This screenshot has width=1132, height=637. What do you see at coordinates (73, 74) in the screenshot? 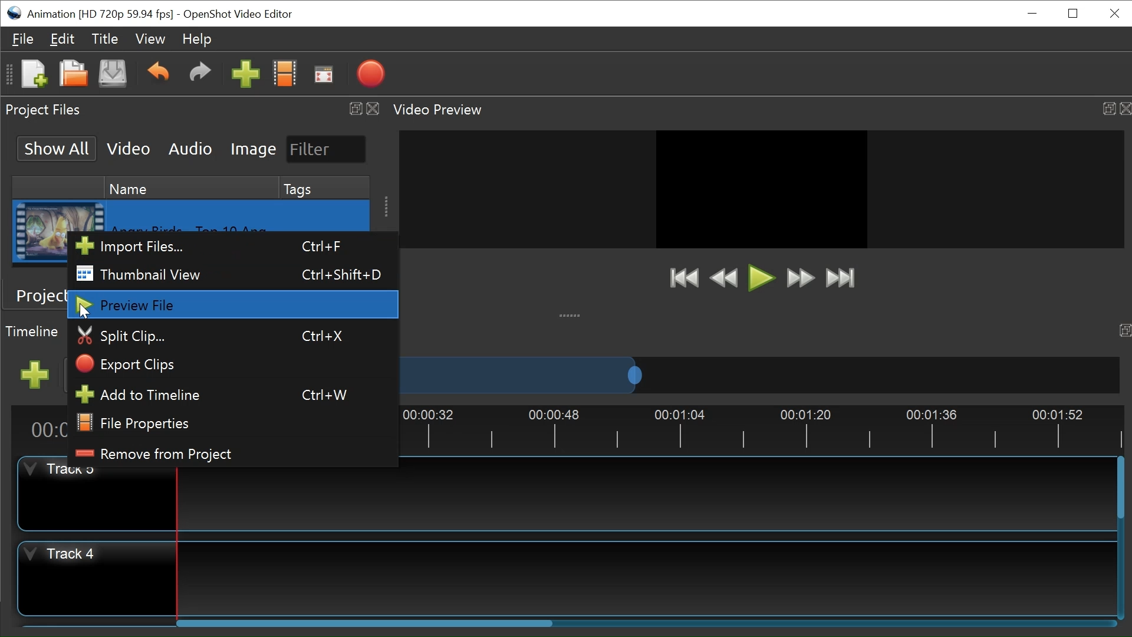
I see `Open Project` at bounding box center [73, 74].